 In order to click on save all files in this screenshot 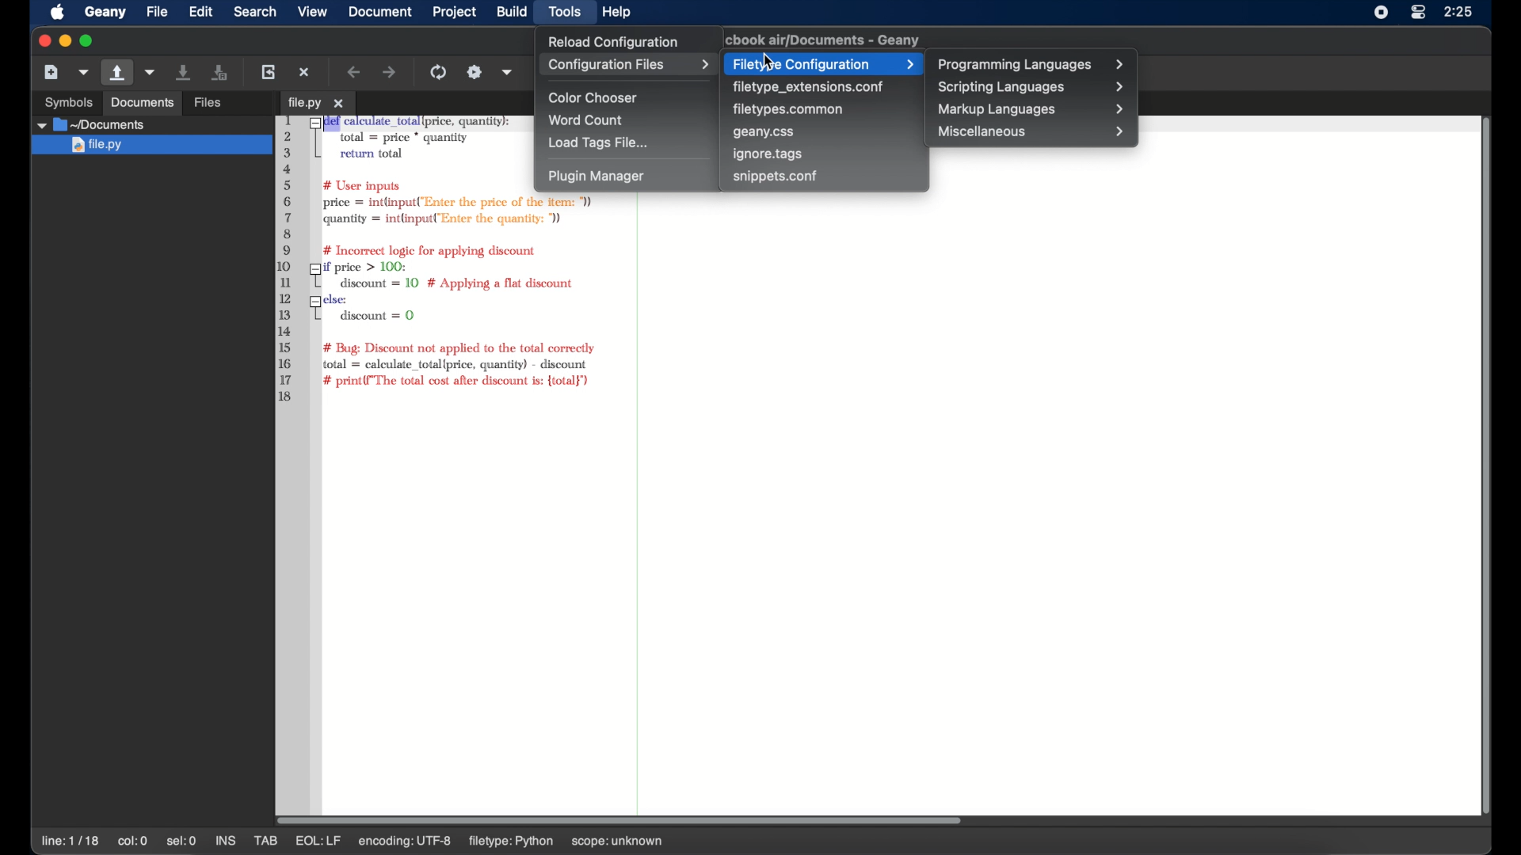, I will do `click(220, 73)`.